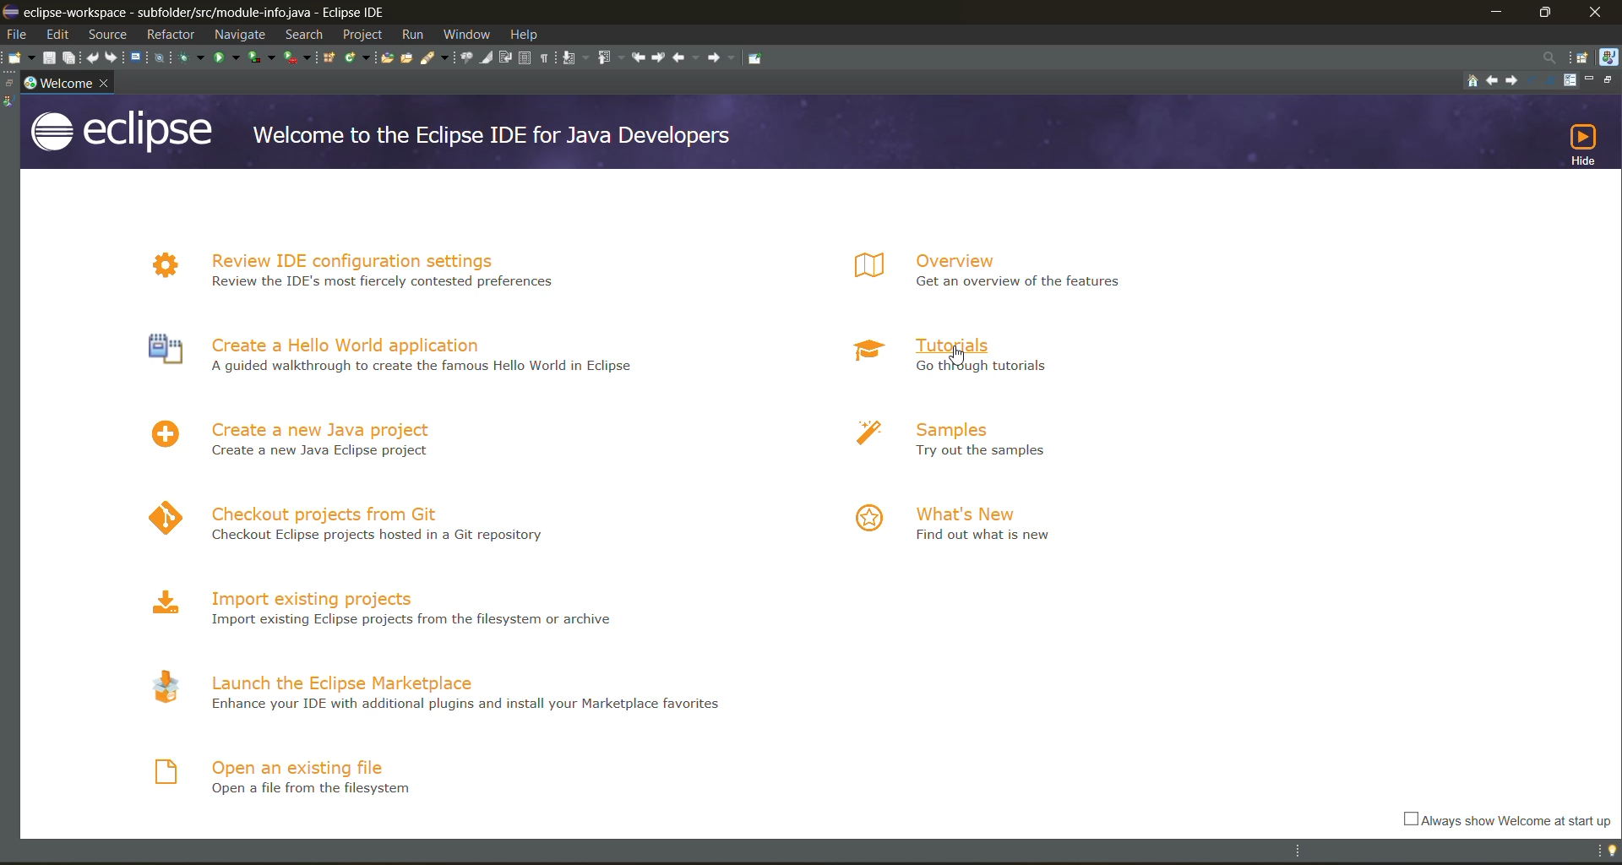  I want to click on edit, so click(61, 35).